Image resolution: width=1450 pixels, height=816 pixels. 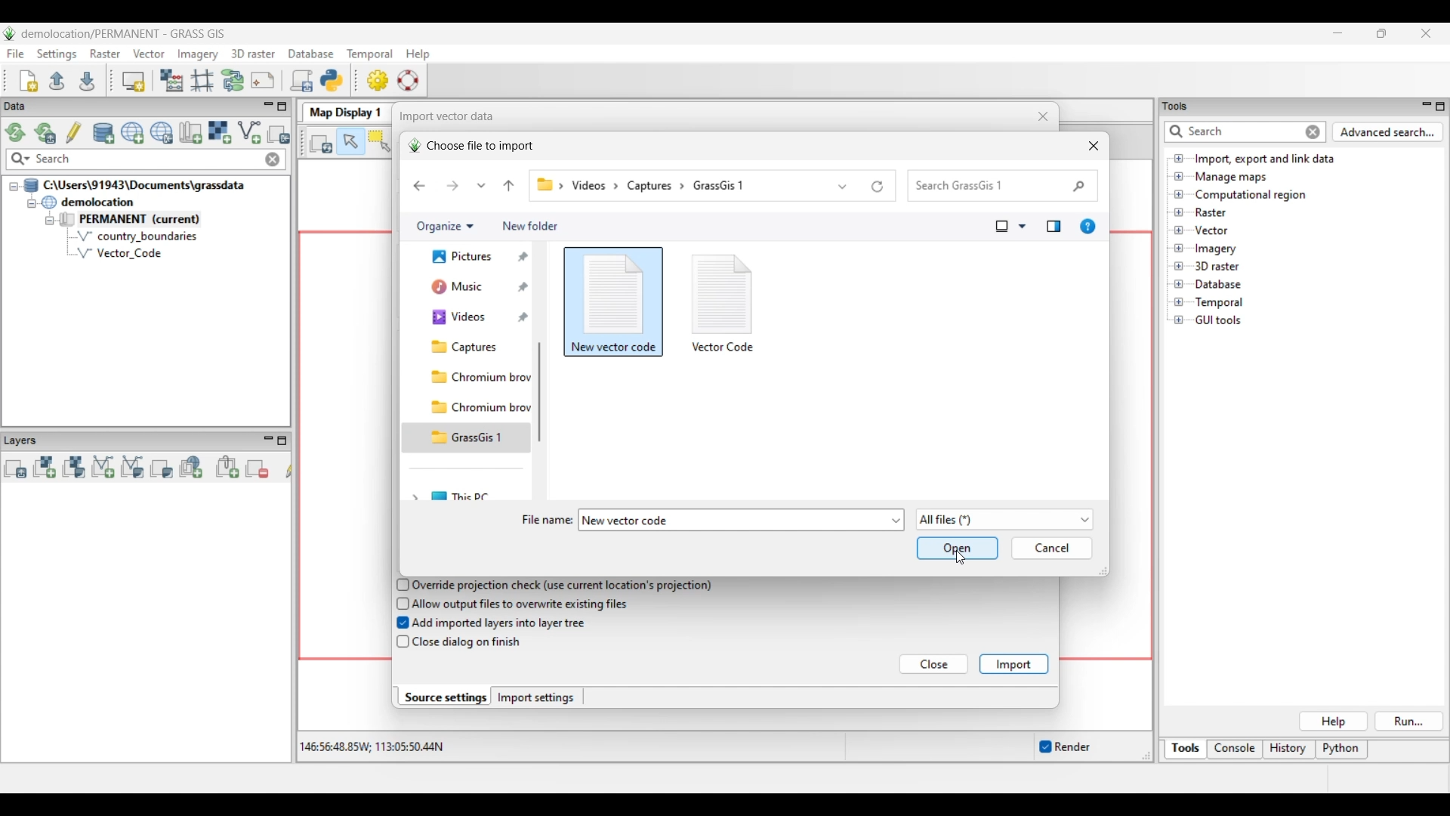 What do you see at coordinates (408, 80) in the screenshot?
I see `GRASS manual` at bounding box center [408, 80].